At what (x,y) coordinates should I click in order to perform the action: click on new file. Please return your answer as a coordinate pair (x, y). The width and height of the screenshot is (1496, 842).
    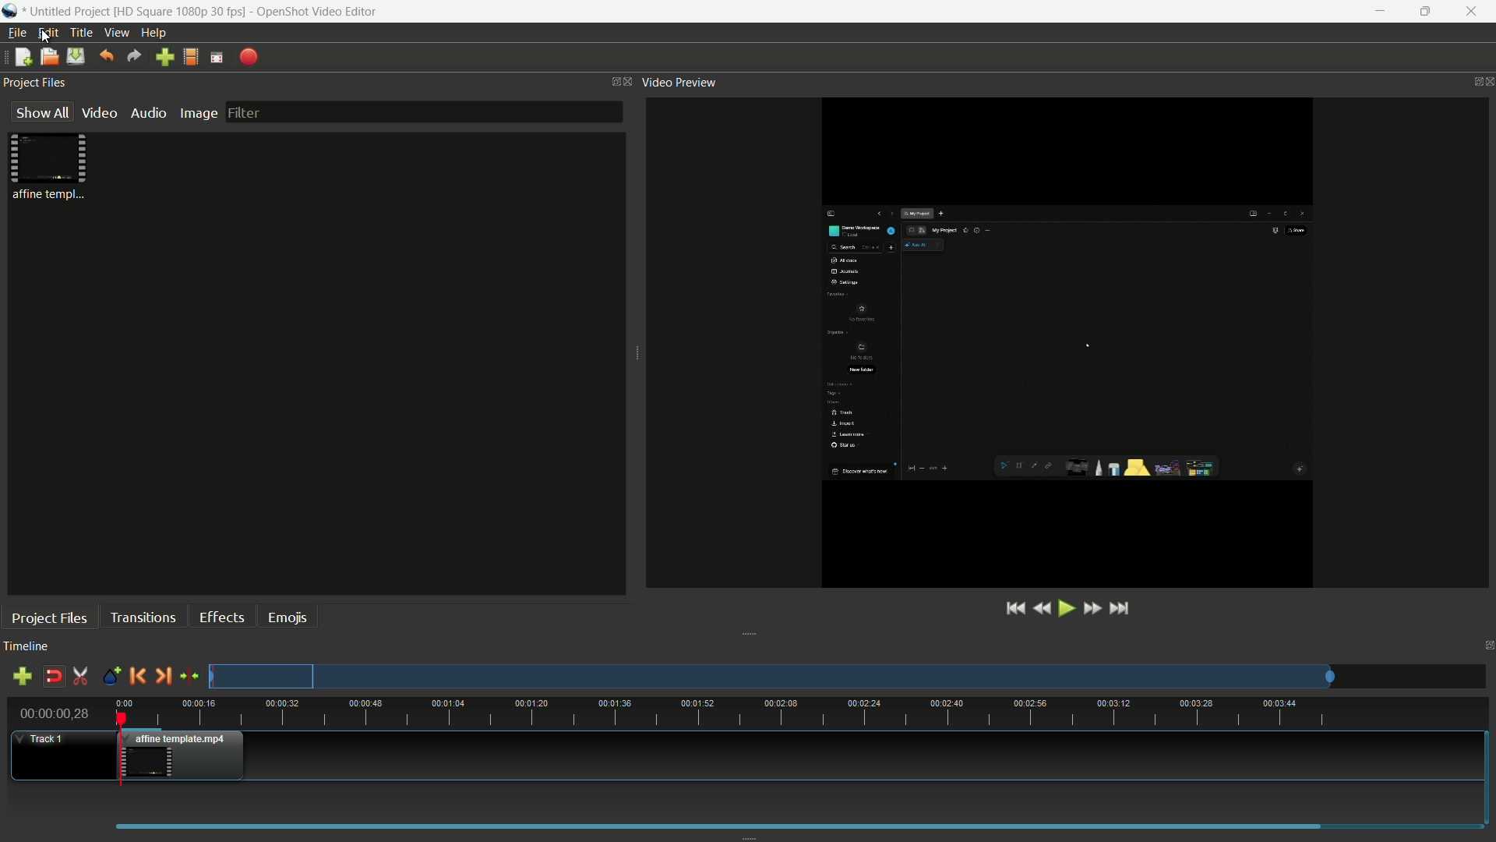
    Looking at the image, I should click on (20, 58).